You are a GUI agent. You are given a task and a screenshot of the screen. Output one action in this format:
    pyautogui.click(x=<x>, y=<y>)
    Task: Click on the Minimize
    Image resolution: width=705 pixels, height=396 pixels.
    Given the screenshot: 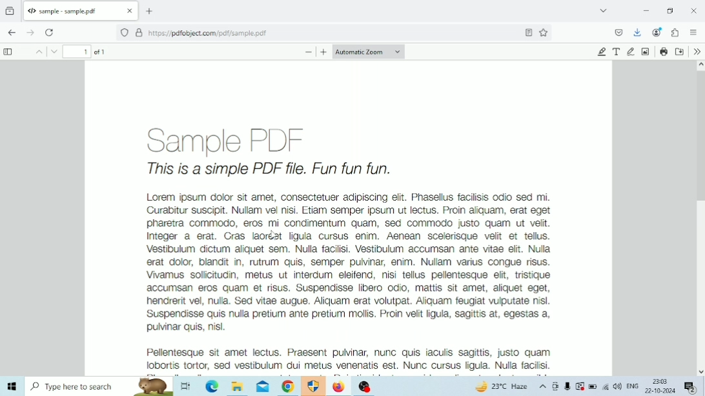 What is the action you would take?
    pyautogui.click(x=646, y=11)
    